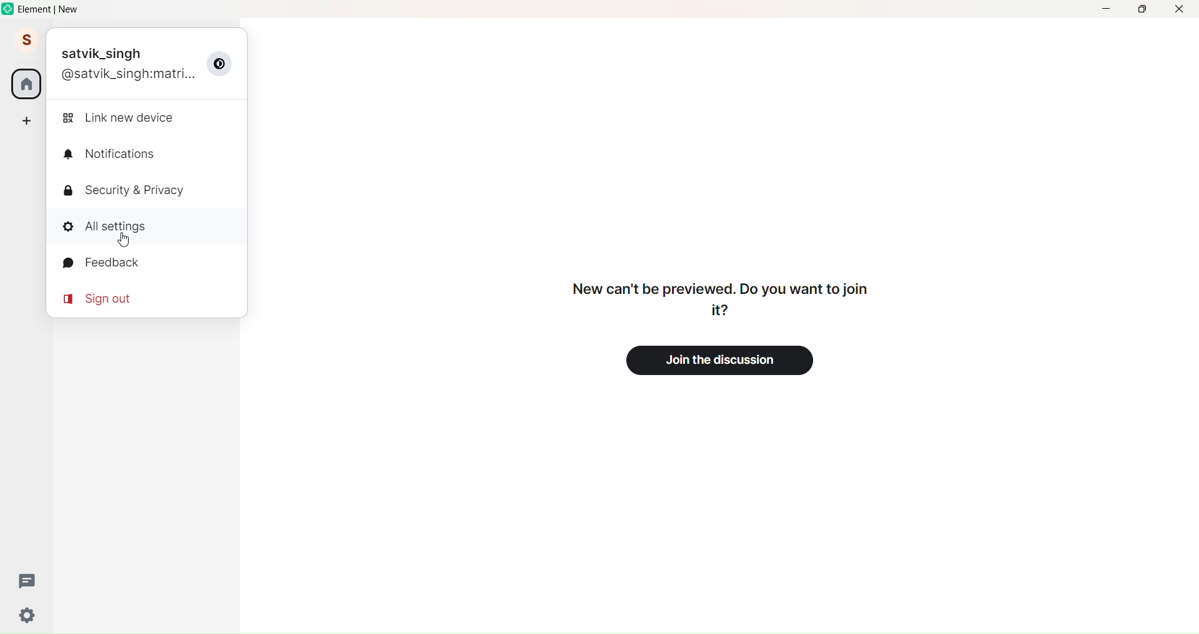  What do you see at coordinates (117, 227) in the screenshot?
I see `All settings` at bounding box center [117, 227].